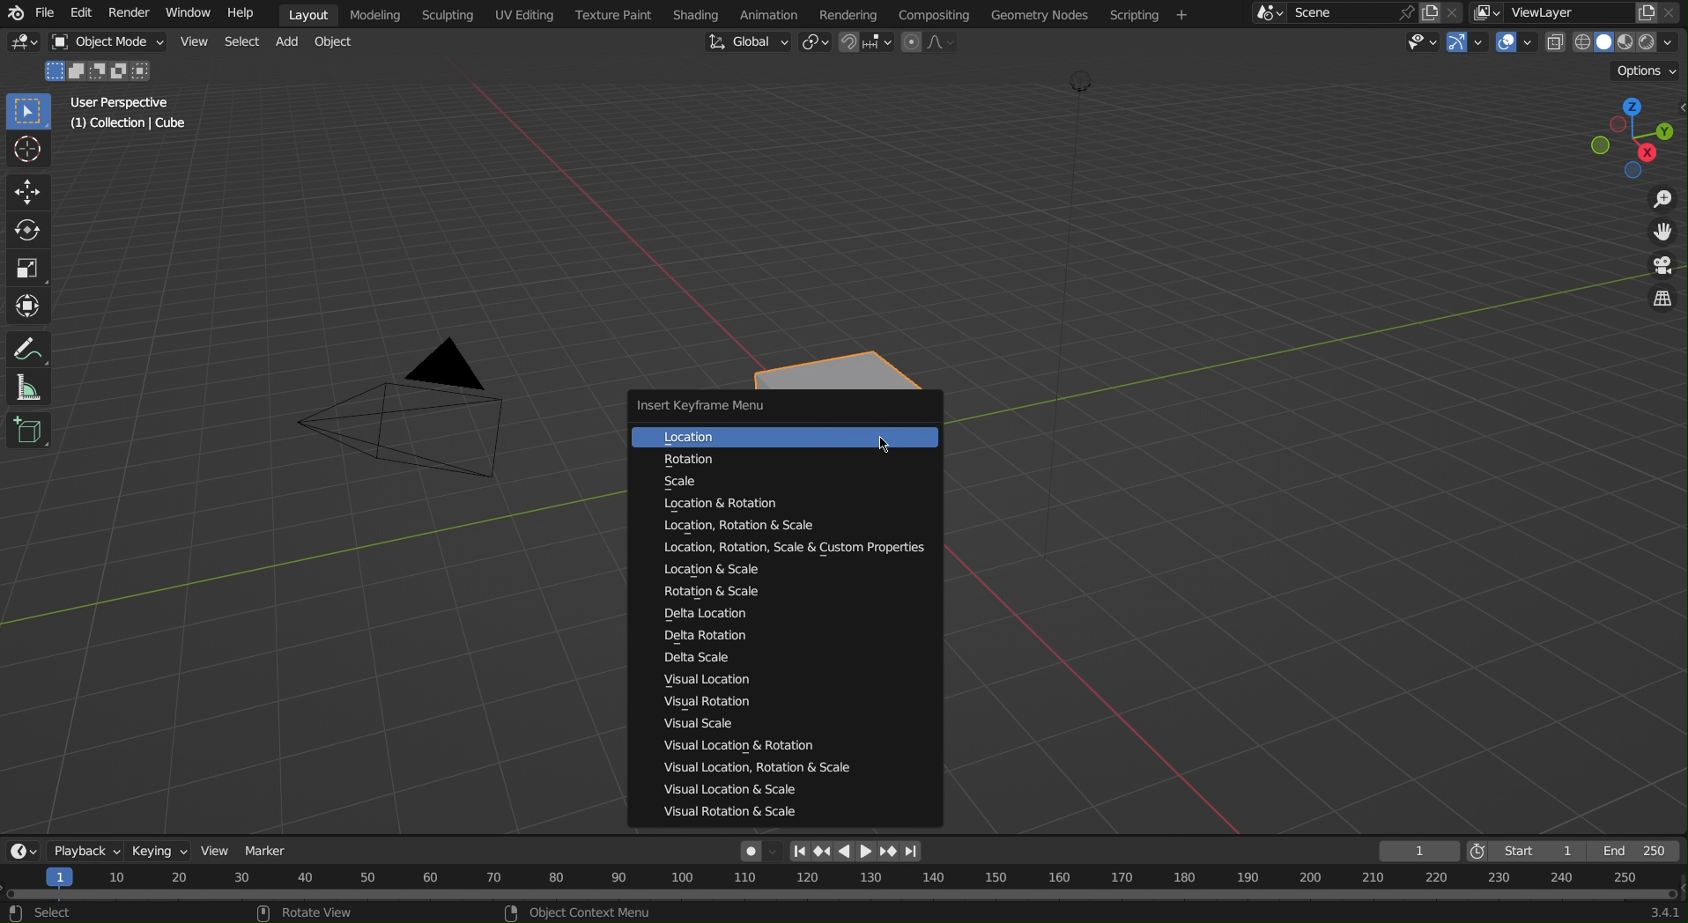 The width and height of the screenshot is (1688, 923). I want to click on Modeling, so click(371, 14).